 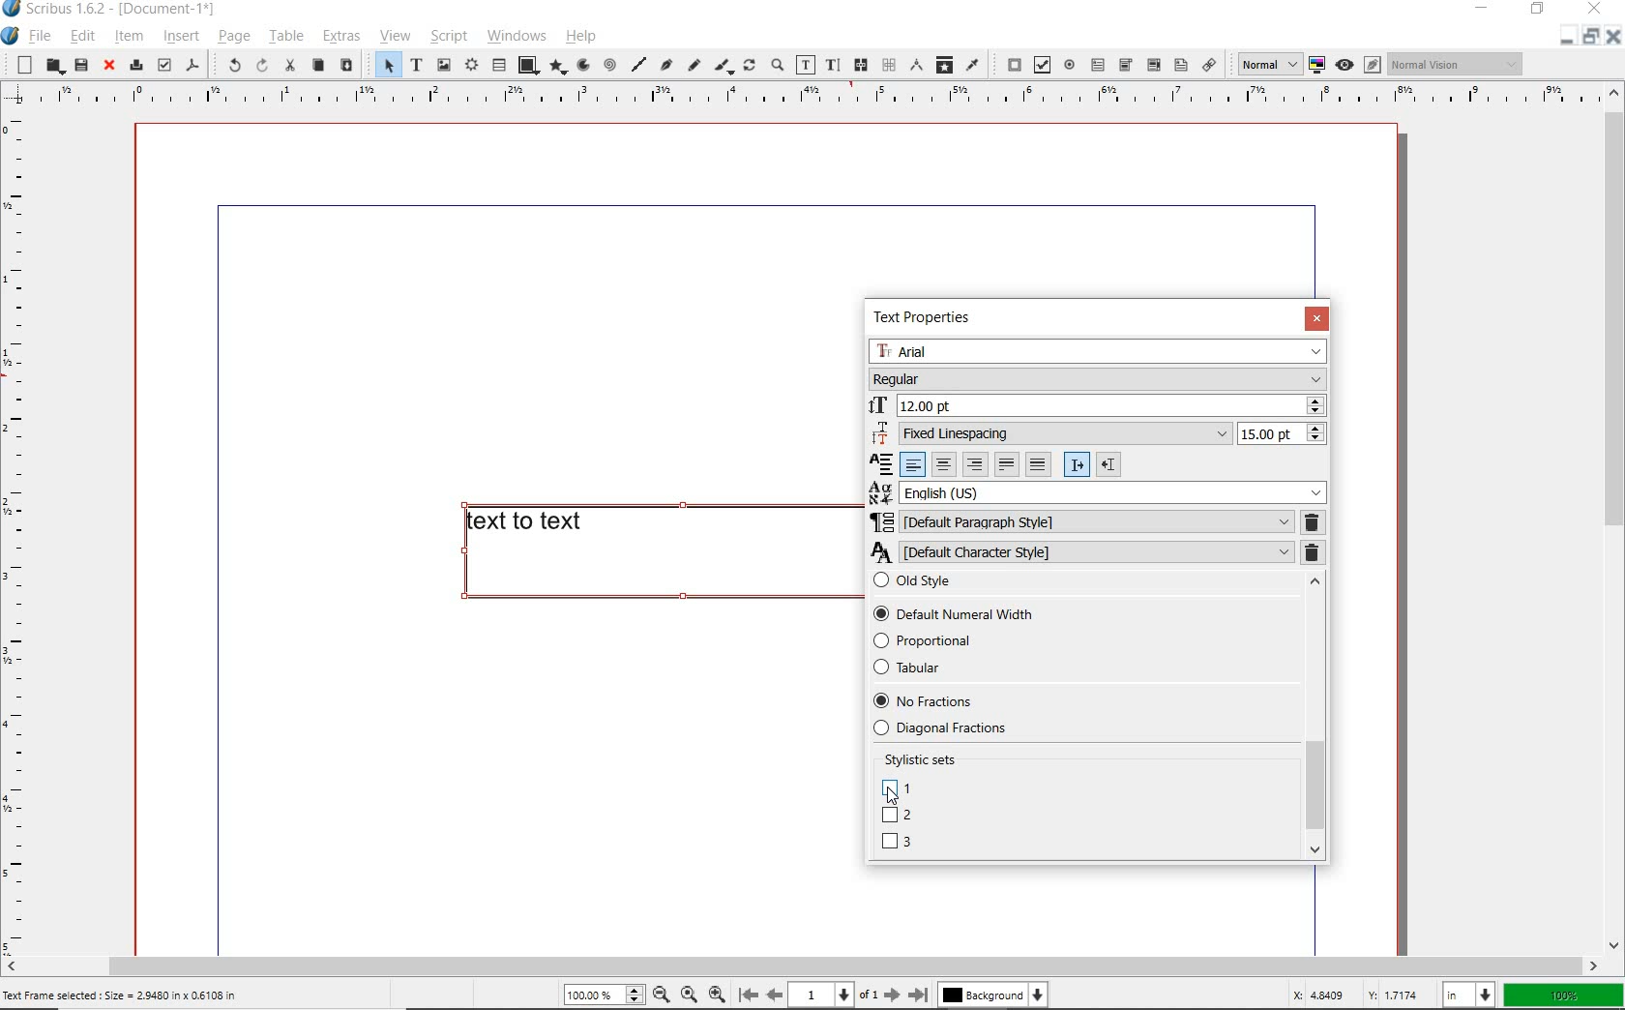 What do you see at coordinates (973, 639) in the screenshot?
I see `Proportional` at bounding box center [973, 639].